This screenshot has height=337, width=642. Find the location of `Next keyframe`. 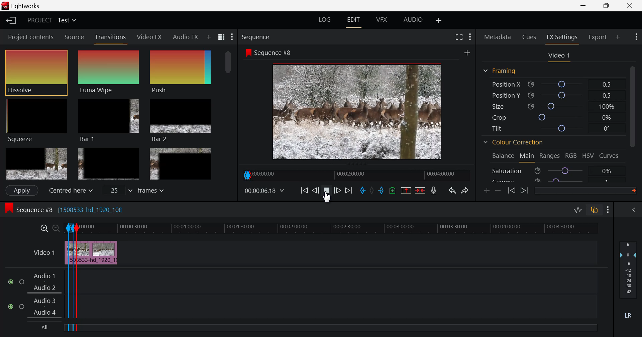

Next keyframe is located at coordinates (524, 191).